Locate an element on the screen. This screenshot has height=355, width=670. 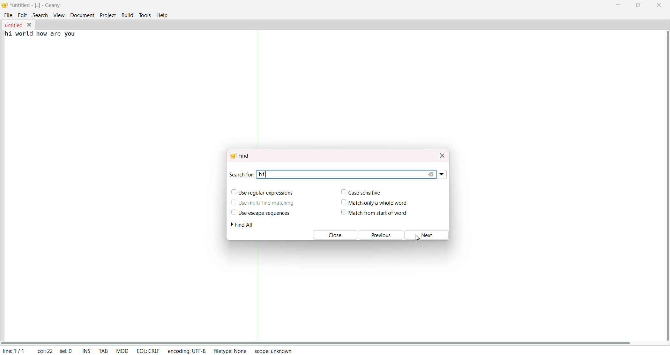
next is located at coordinates (428, 236).